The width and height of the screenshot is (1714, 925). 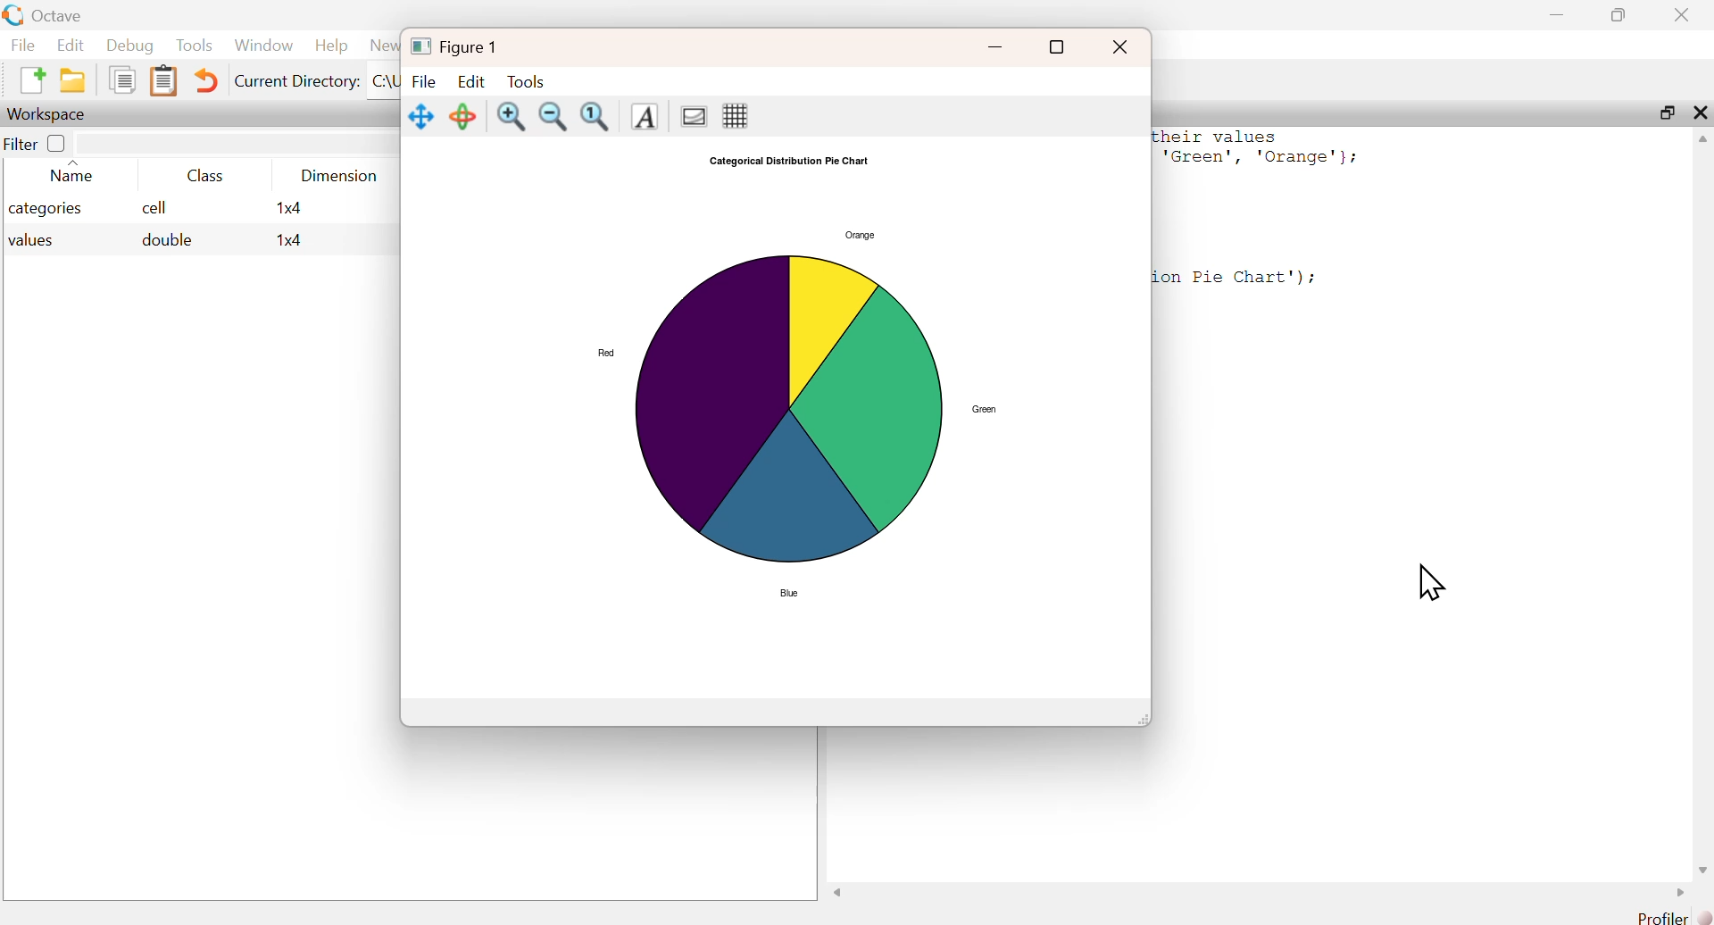 I want to click on cell, so click(x=155, y=206).